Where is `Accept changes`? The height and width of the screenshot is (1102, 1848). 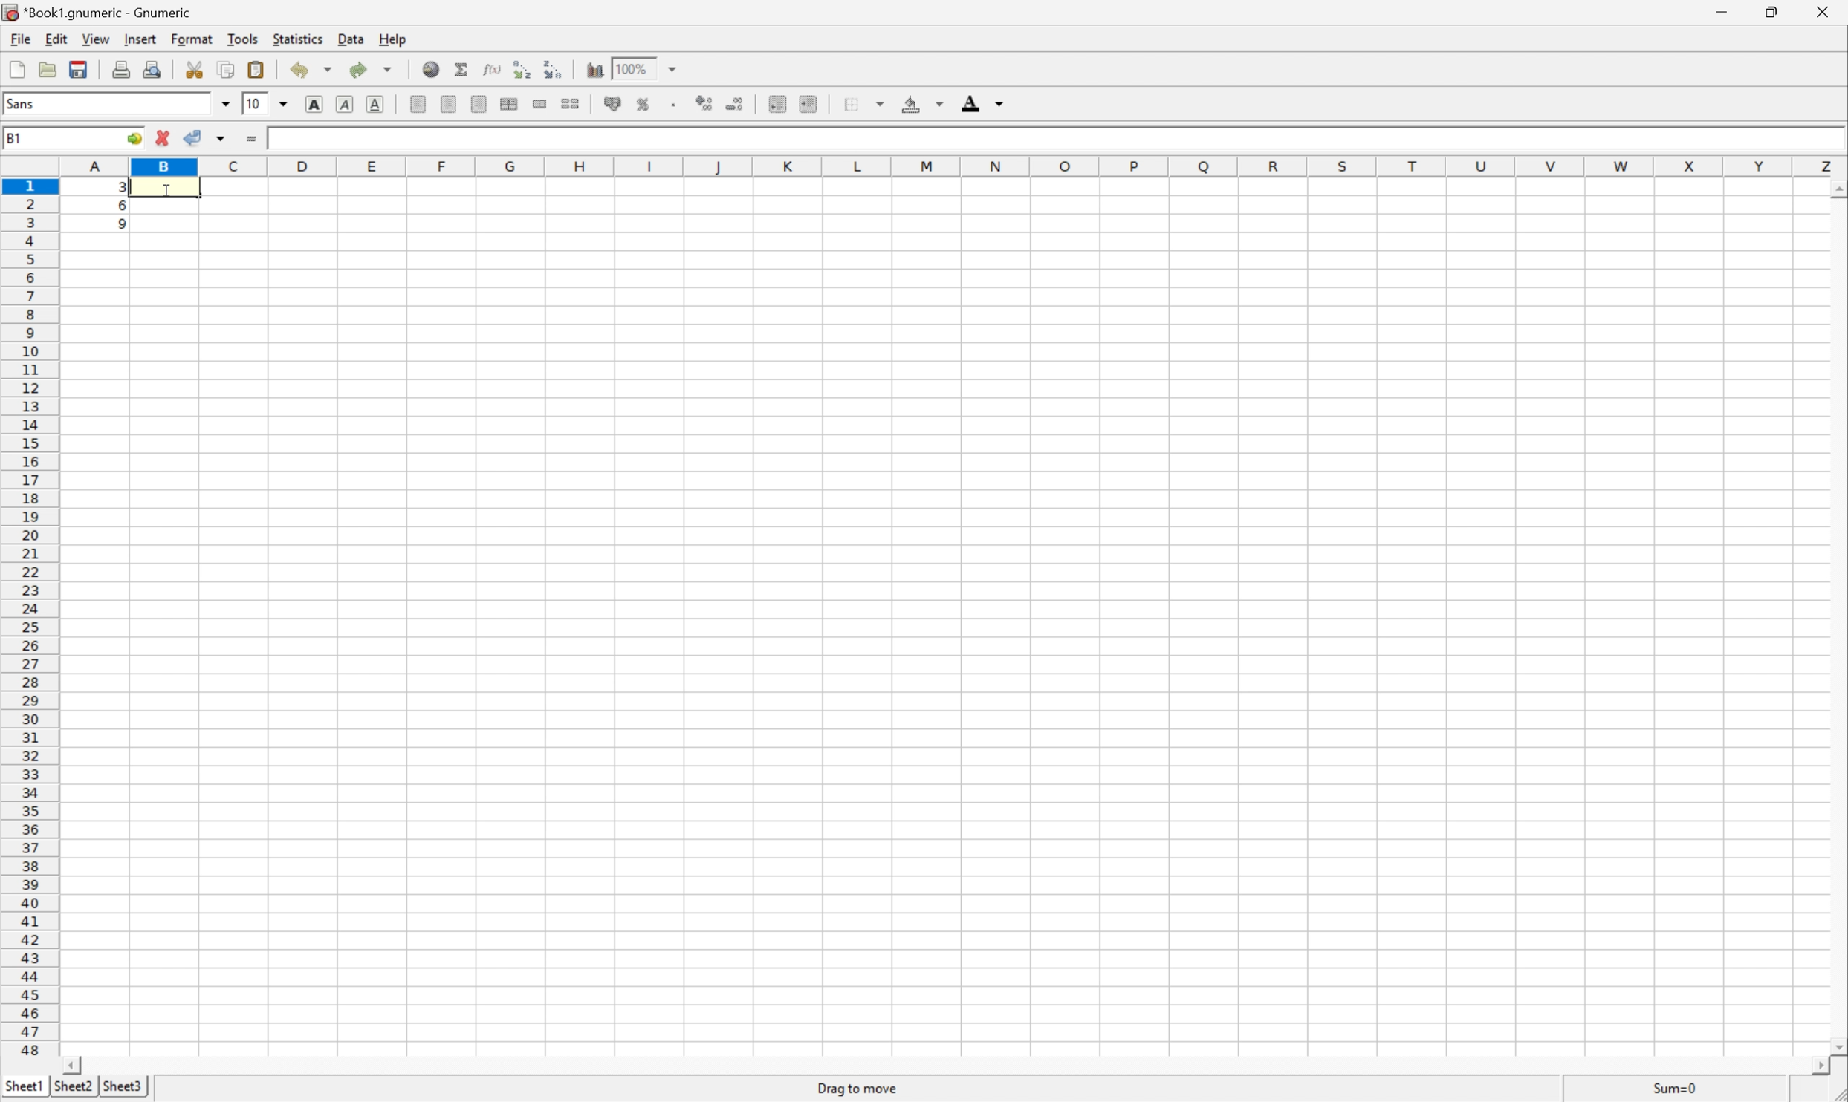 Accept changes is located at coordinates (194, 137).